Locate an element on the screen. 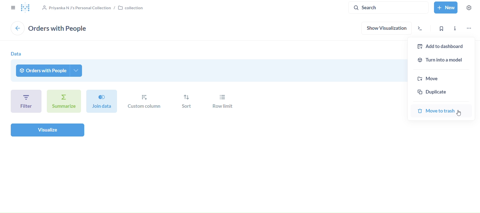 This screenshot has width=480, height=213. filter is located at coordinates (26, 101).